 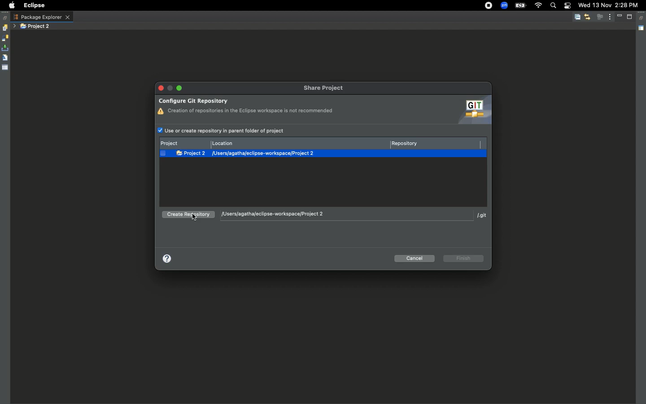 What do you see at coordinates (327, 88) in the screenshot?
I see `Share project` at bounding box center [327, 88].